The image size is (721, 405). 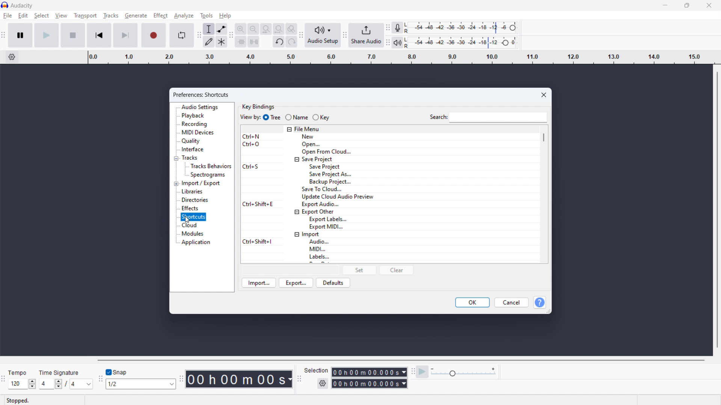 What do you see at coordinates (413, 372) in the screenshot?
I see `Enables movment of play back speed toolbar` at bounding box center [413, 372].